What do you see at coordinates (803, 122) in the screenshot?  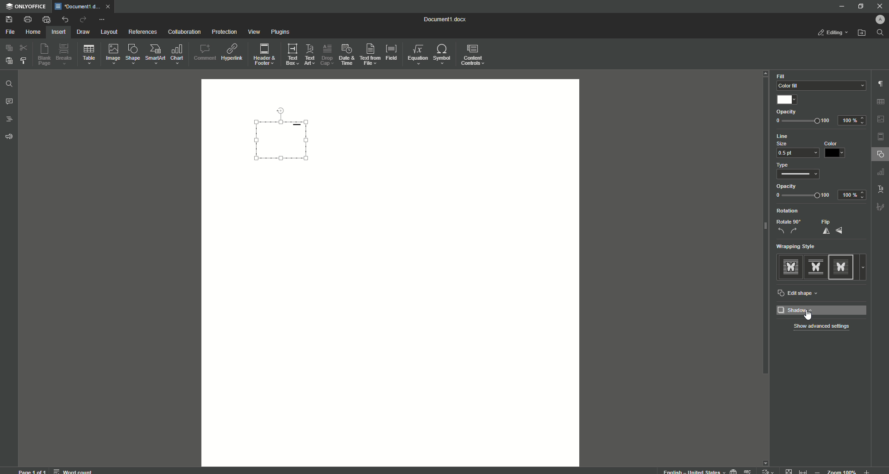 I see `adjust 0 to 100` at bounding box center [803, 122].